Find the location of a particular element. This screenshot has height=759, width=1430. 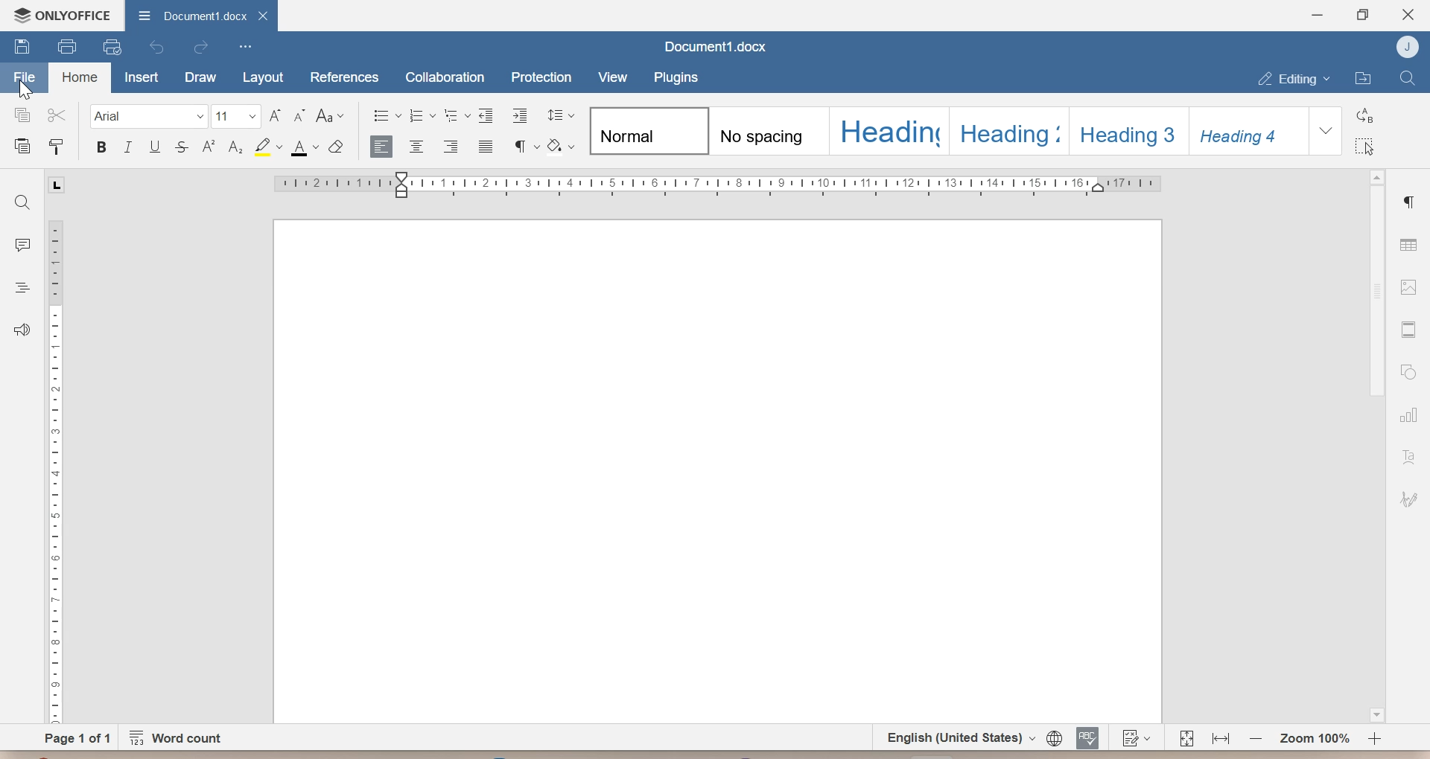

Justified is located at coordinates (486, 147).